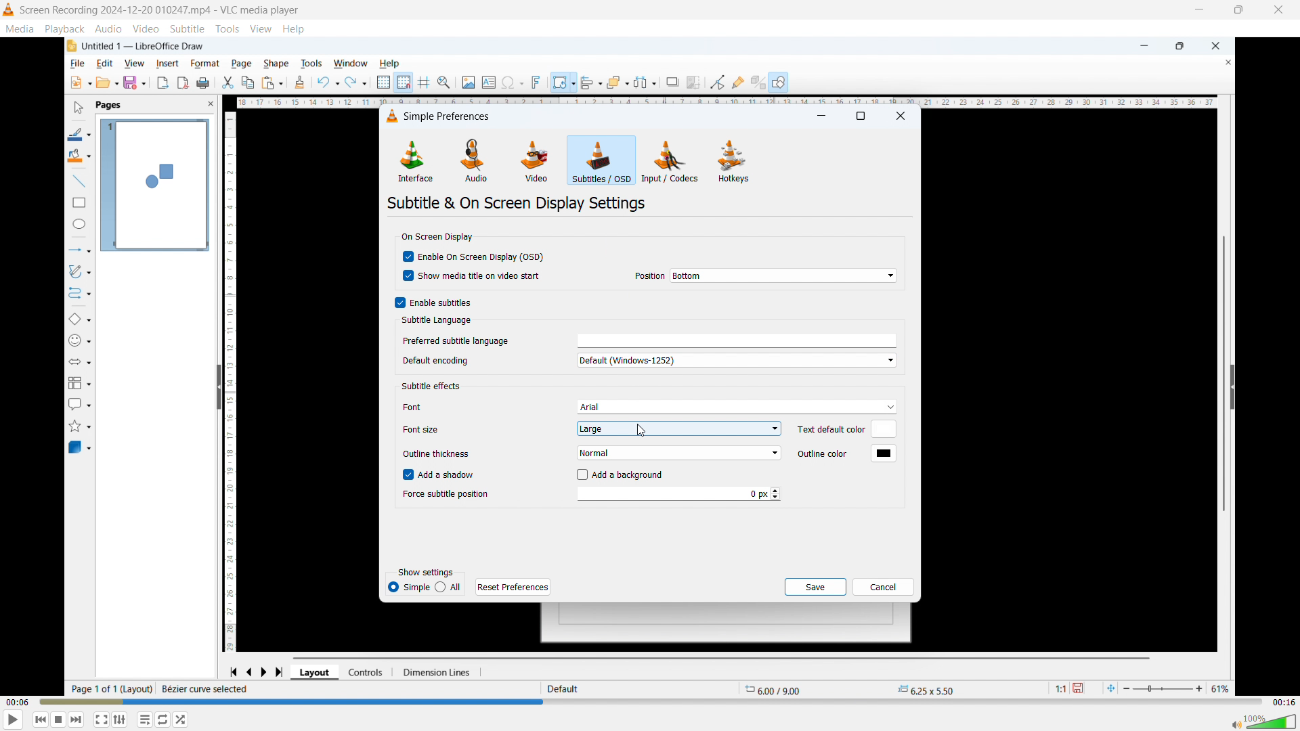  I want to click on Font, so click(412, 407).